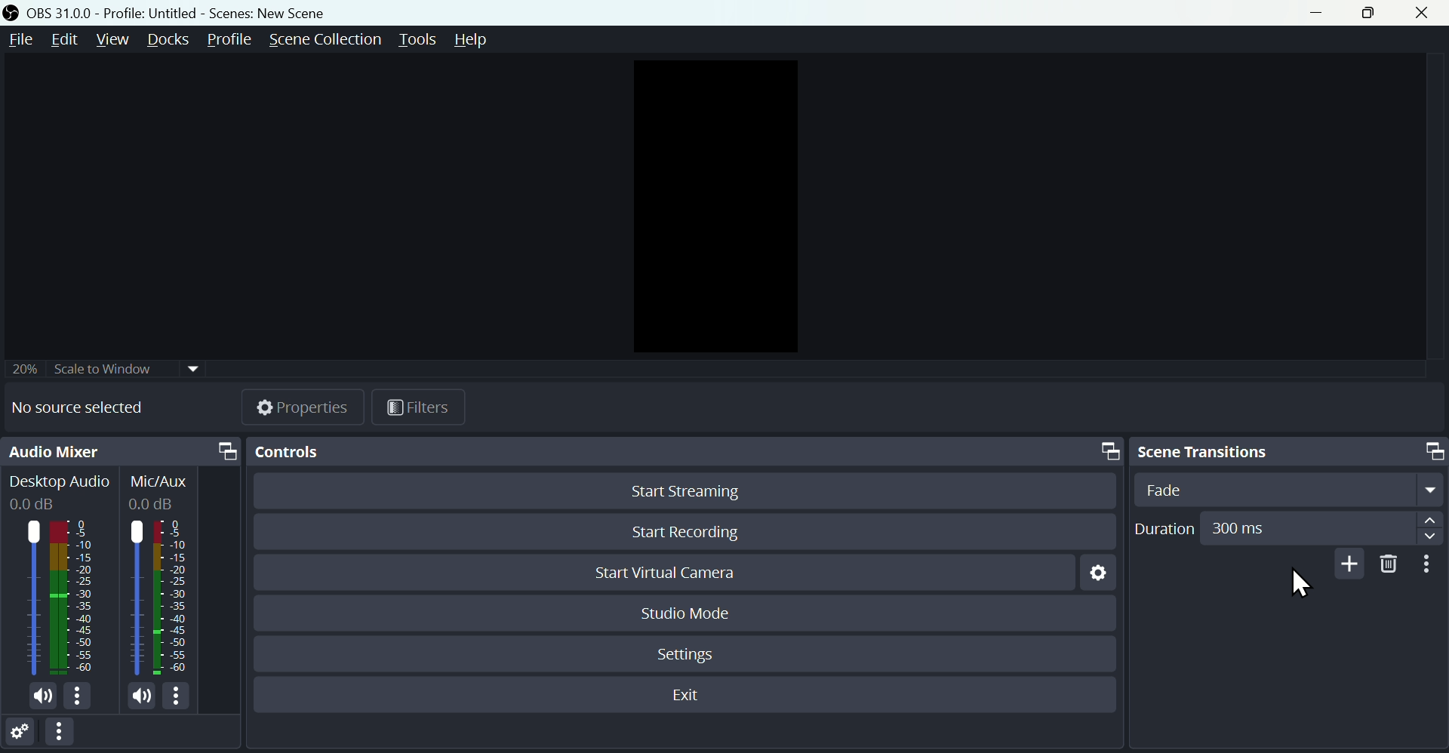 The image size is (1449, 753). Describe the element at coordinates (189, 12) in the screenshot. I see `OBS 31.0 .0 profile: untitled Scene: New scene` at that location.